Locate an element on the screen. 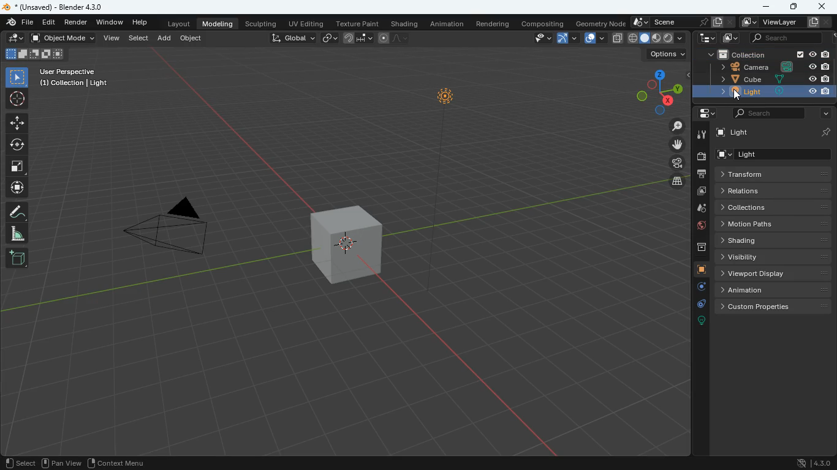 This screenshot has width=837, height=470. edit is located at coordinates (51, 23).